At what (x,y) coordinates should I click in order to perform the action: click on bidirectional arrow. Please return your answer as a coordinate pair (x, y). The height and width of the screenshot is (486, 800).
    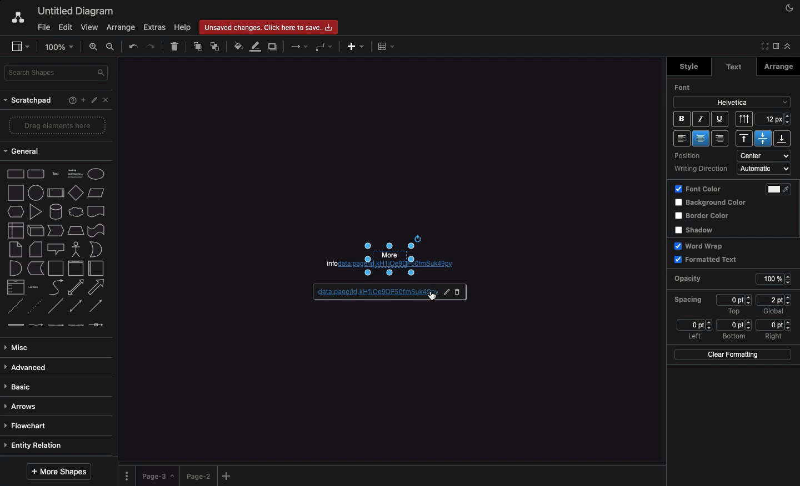
    Looking at the image, I should click on (75, 287).